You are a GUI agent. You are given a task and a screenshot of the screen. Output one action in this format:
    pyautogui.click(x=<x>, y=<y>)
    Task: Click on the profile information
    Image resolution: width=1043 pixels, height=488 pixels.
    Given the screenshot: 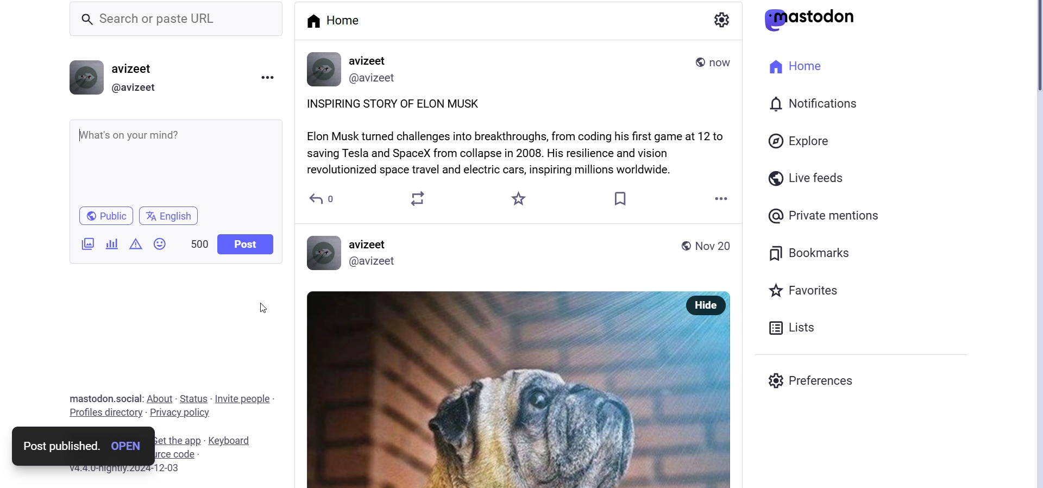 What is the action you would take?
    pyautogui.click(x=325, y=70)
    